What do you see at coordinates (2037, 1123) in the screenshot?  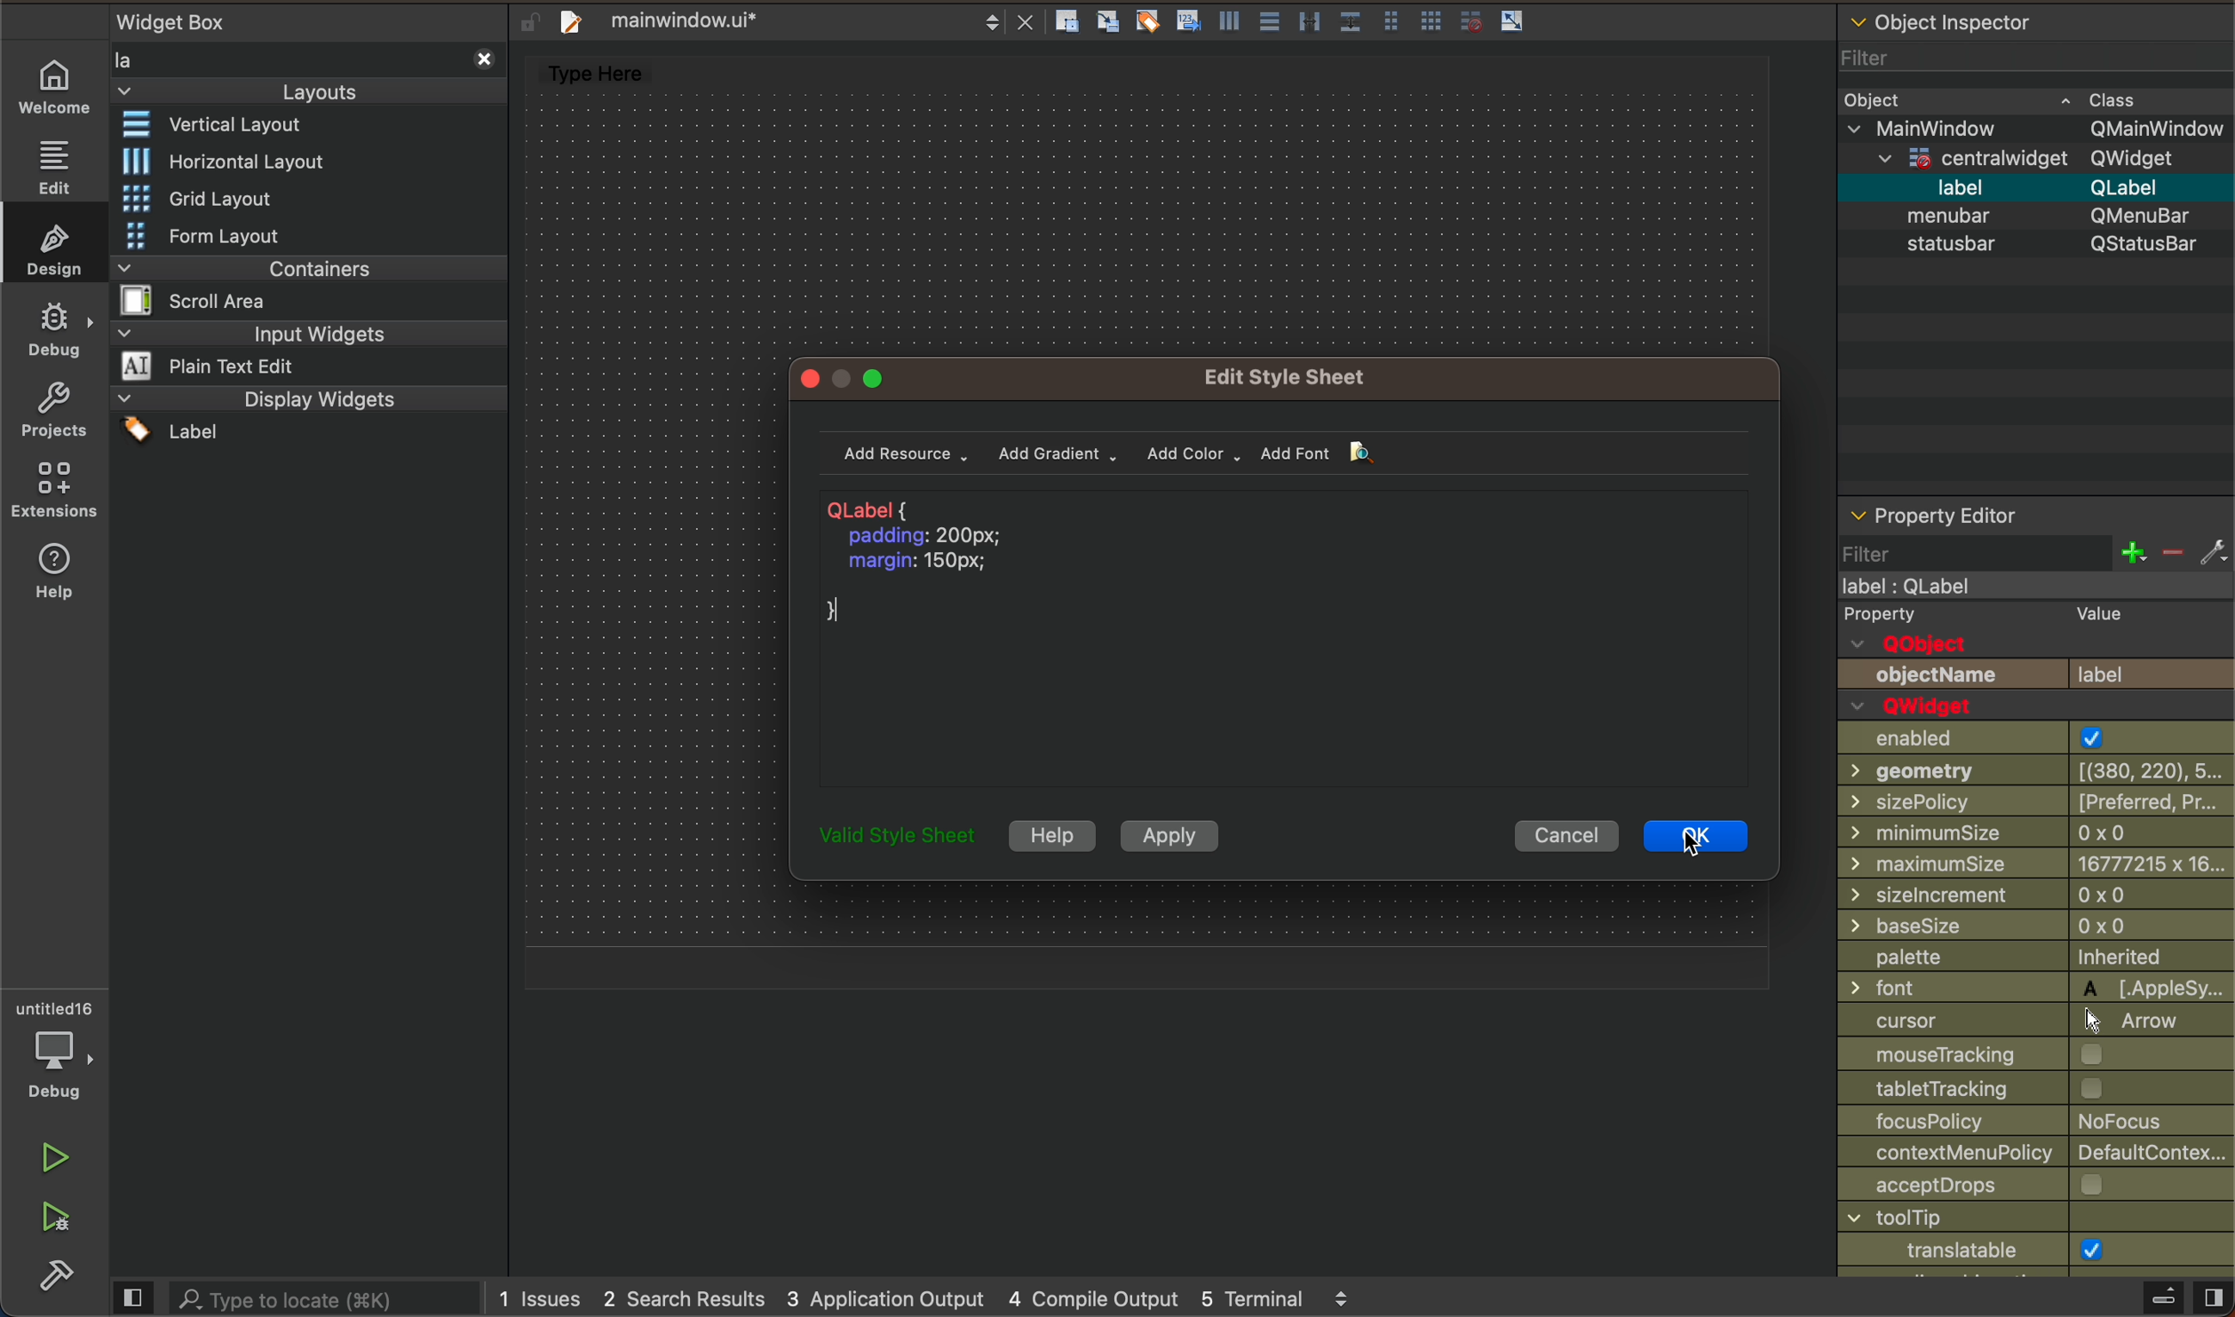 I see `focus policy` at bounding box center [2037, 1123].